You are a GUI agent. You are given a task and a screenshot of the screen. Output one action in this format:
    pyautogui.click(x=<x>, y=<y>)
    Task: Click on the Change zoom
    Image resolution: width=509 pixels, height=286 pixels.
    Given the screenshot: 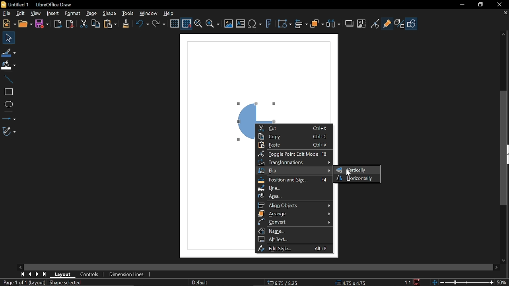 What is the action you would take?
    pyautogui.click(x=462, y=282)
    